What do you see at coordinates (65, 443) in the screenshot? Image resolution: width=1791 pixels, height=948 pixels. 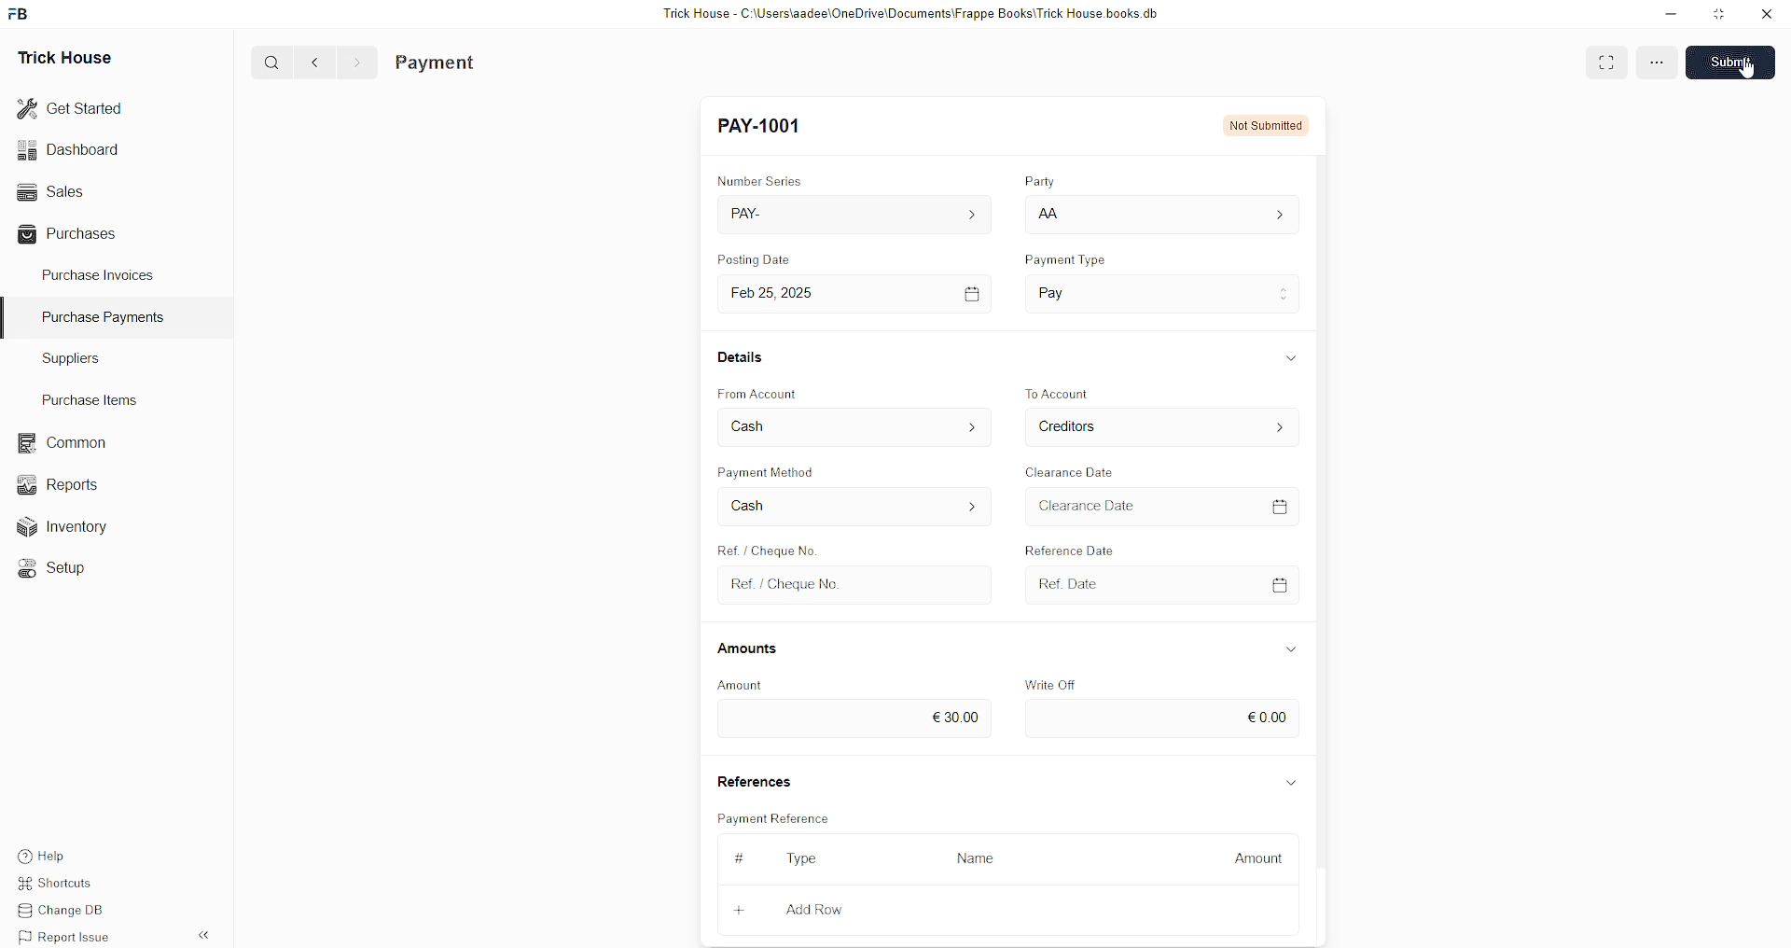 I see `common` at bounding box center [65, 443].